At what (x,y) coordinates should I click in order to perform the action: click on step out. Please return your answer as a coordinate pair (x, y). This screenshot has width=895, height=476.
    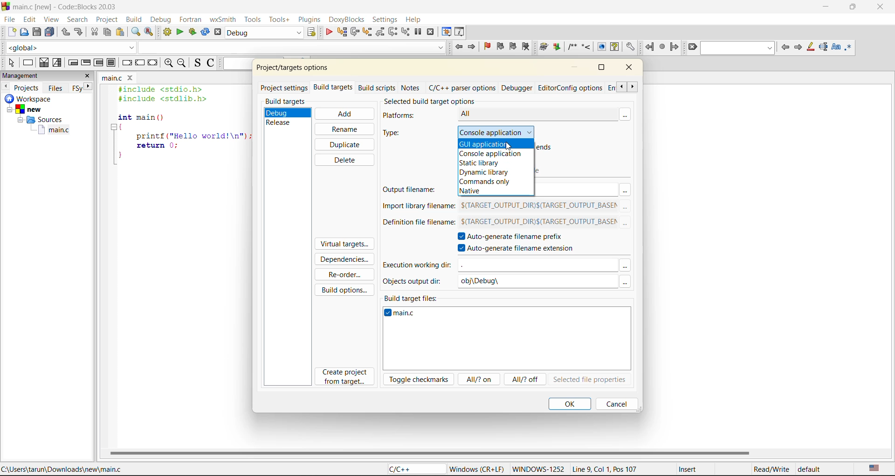
    Looking at the image, I should click on (380, 32).